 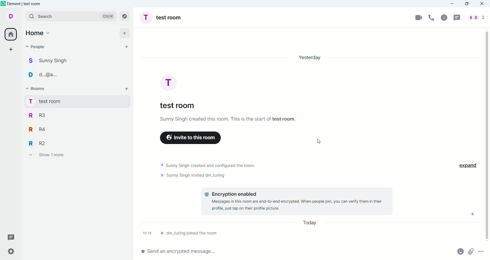 What do you see at coordinates (483, 252) in the screenshot?
I see `options` at bounding box center [483, 252].